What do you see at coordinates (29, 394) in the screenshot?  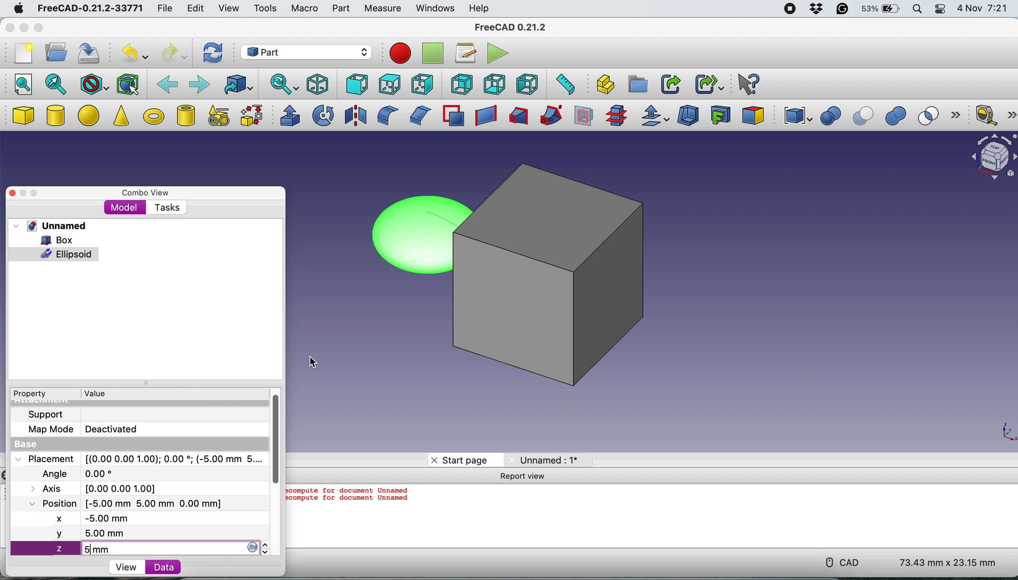 I see `property` at bounding box center [29, 394].